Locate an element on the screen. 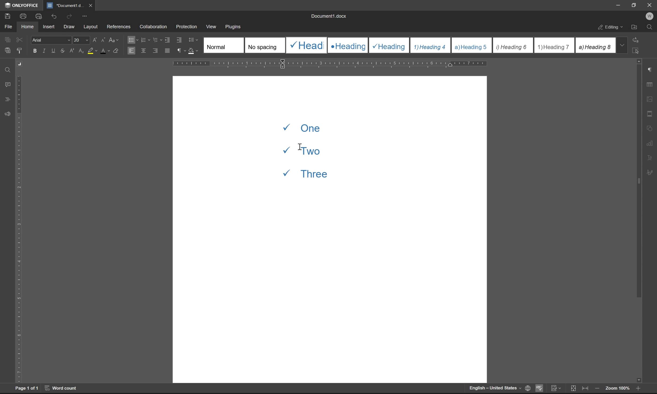 The width and height of the screenshot is (657, 394). numbering is located at coordinates (145, 40).